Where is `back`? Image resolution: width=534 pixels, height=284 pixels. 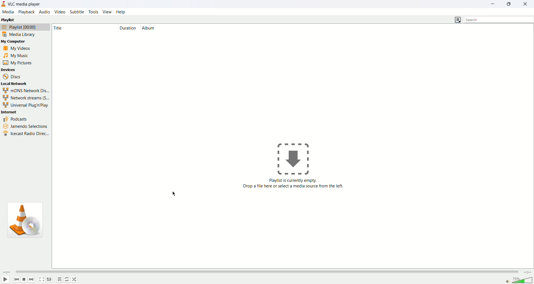
back is located at coordinates (16, 280).